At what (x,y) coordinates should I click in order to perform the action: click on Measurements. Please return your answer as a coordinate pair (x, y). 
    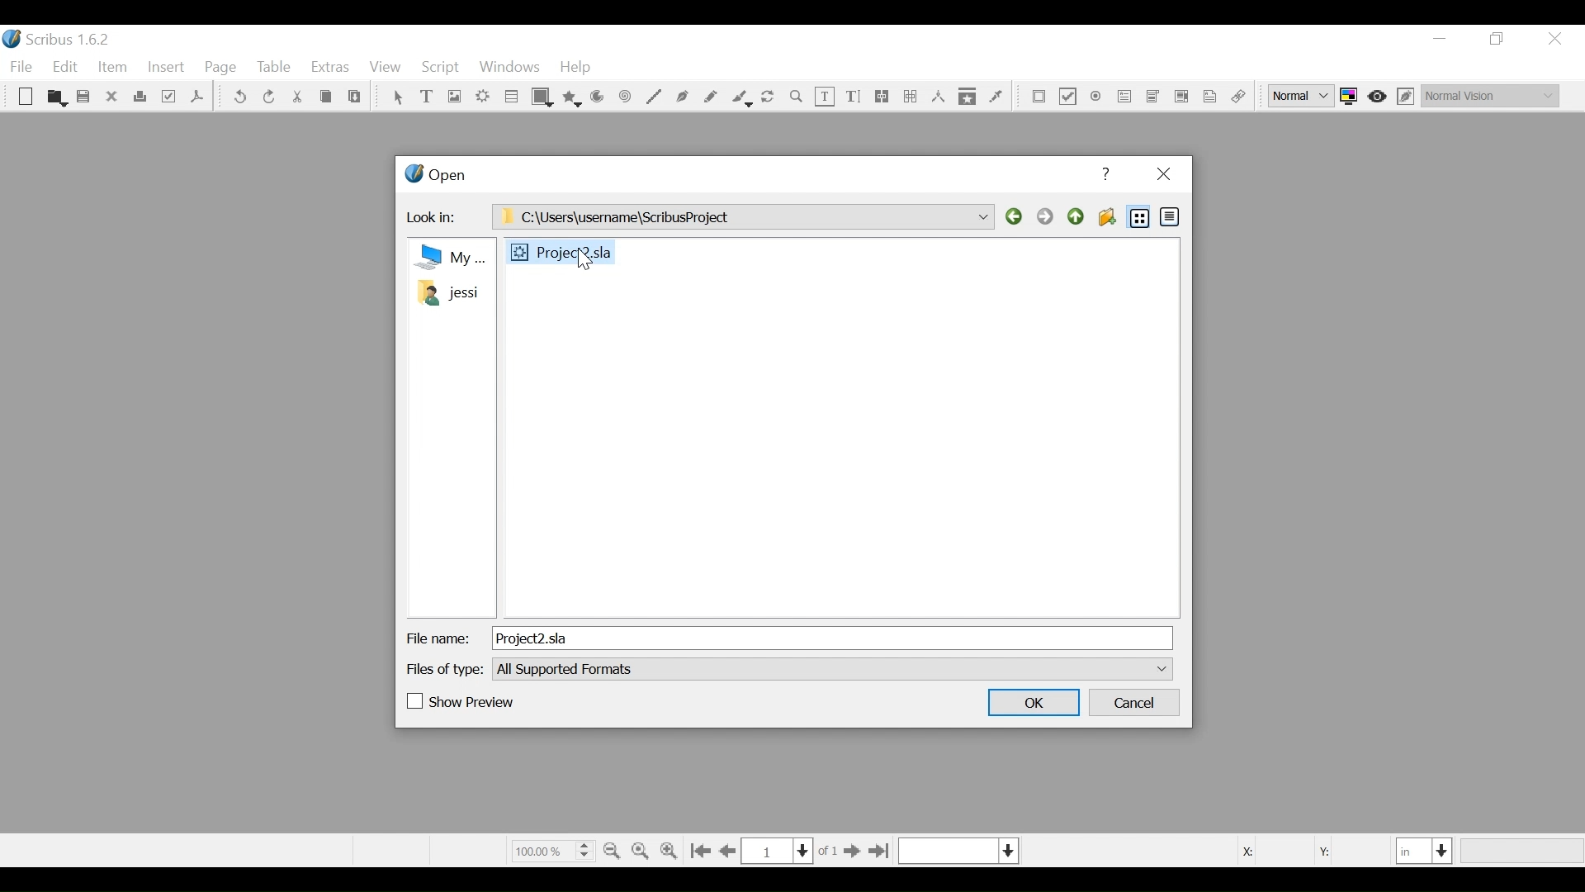
    Looking at the image, I should click on (938, 97).